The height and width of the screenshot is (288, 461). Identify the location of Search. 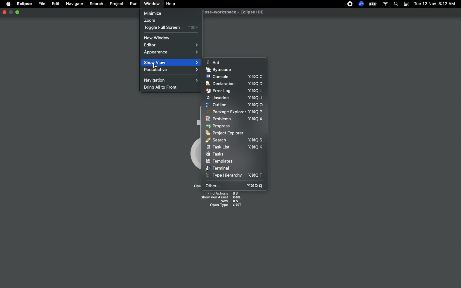
(96, 3).